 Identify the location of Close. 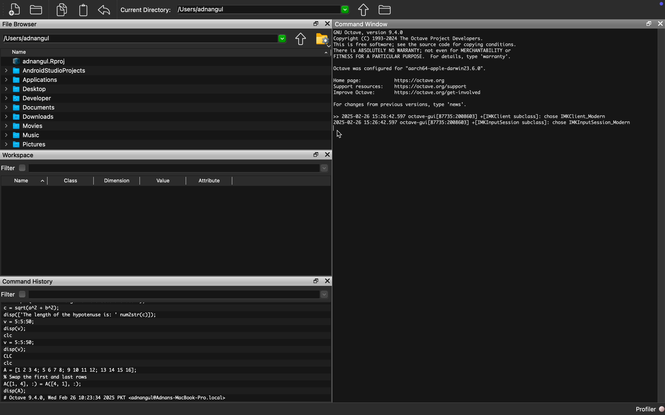
(661, 24).